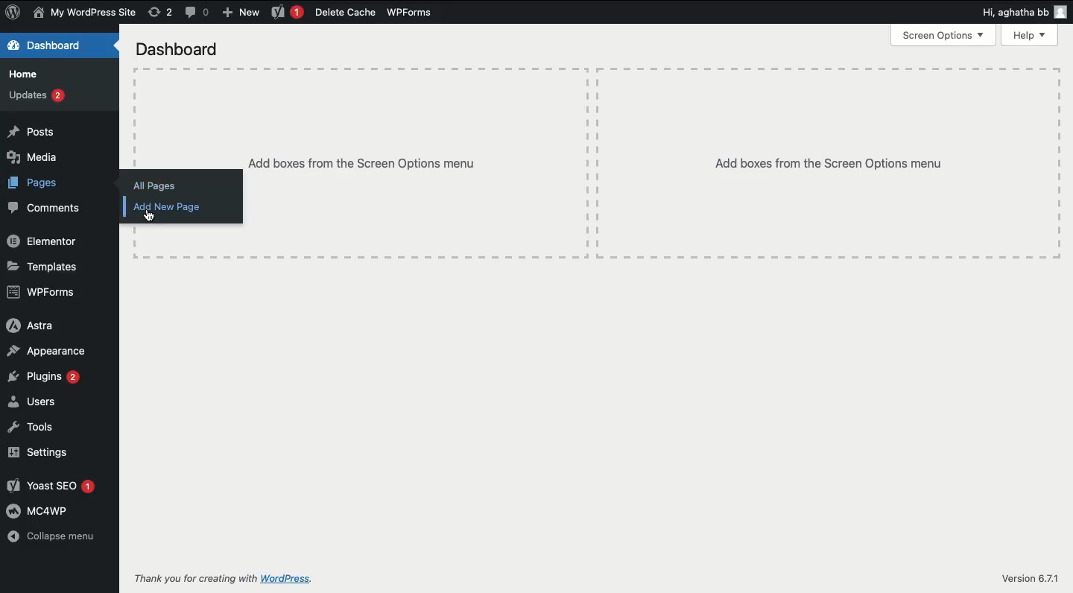 The image size is (1073, 593). I want to click on New, so click(242, 13).